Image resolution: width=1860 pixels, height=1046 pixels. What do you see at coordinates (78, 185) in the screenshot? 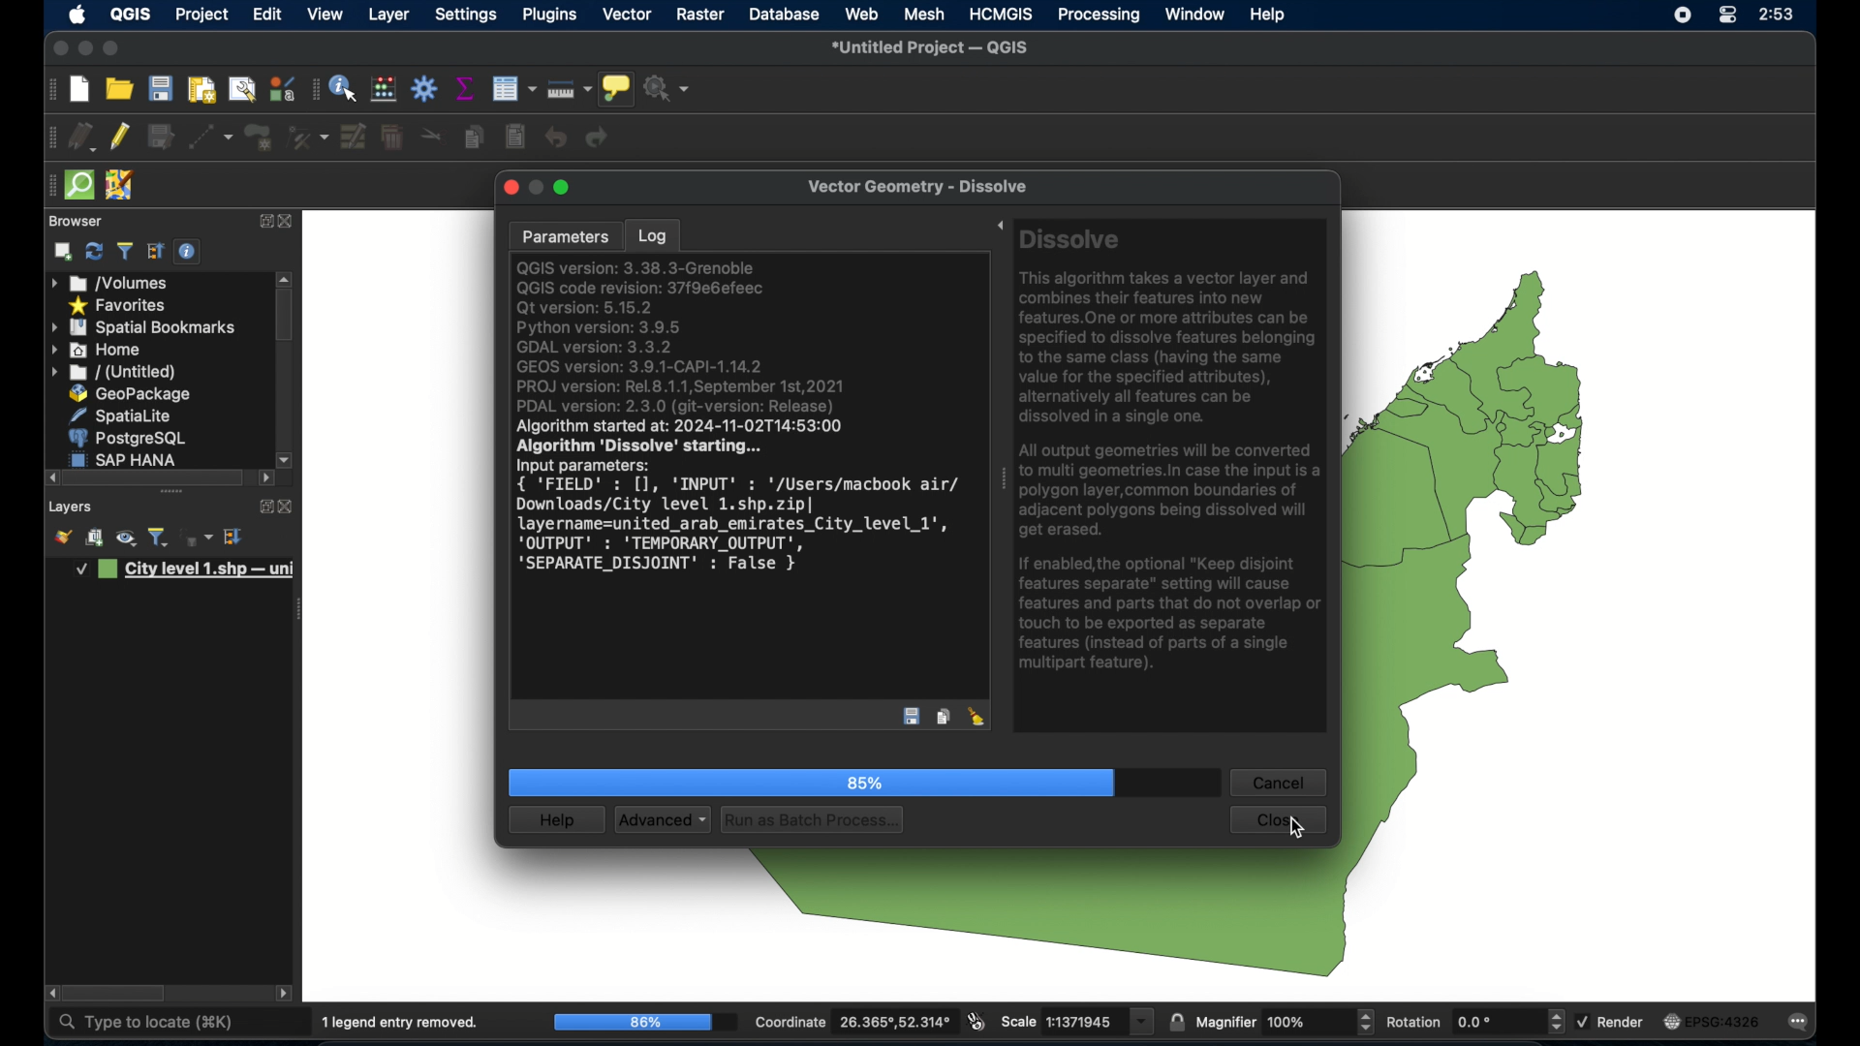
I see `quick osm` at bounding box center [78, 185].